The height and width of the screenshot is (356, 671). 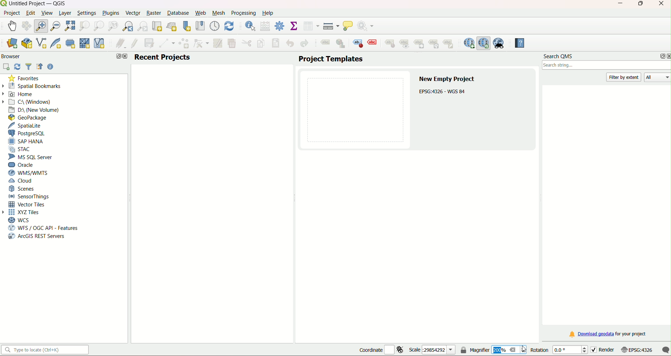 I want to click on web, so click(x=201, y=13).